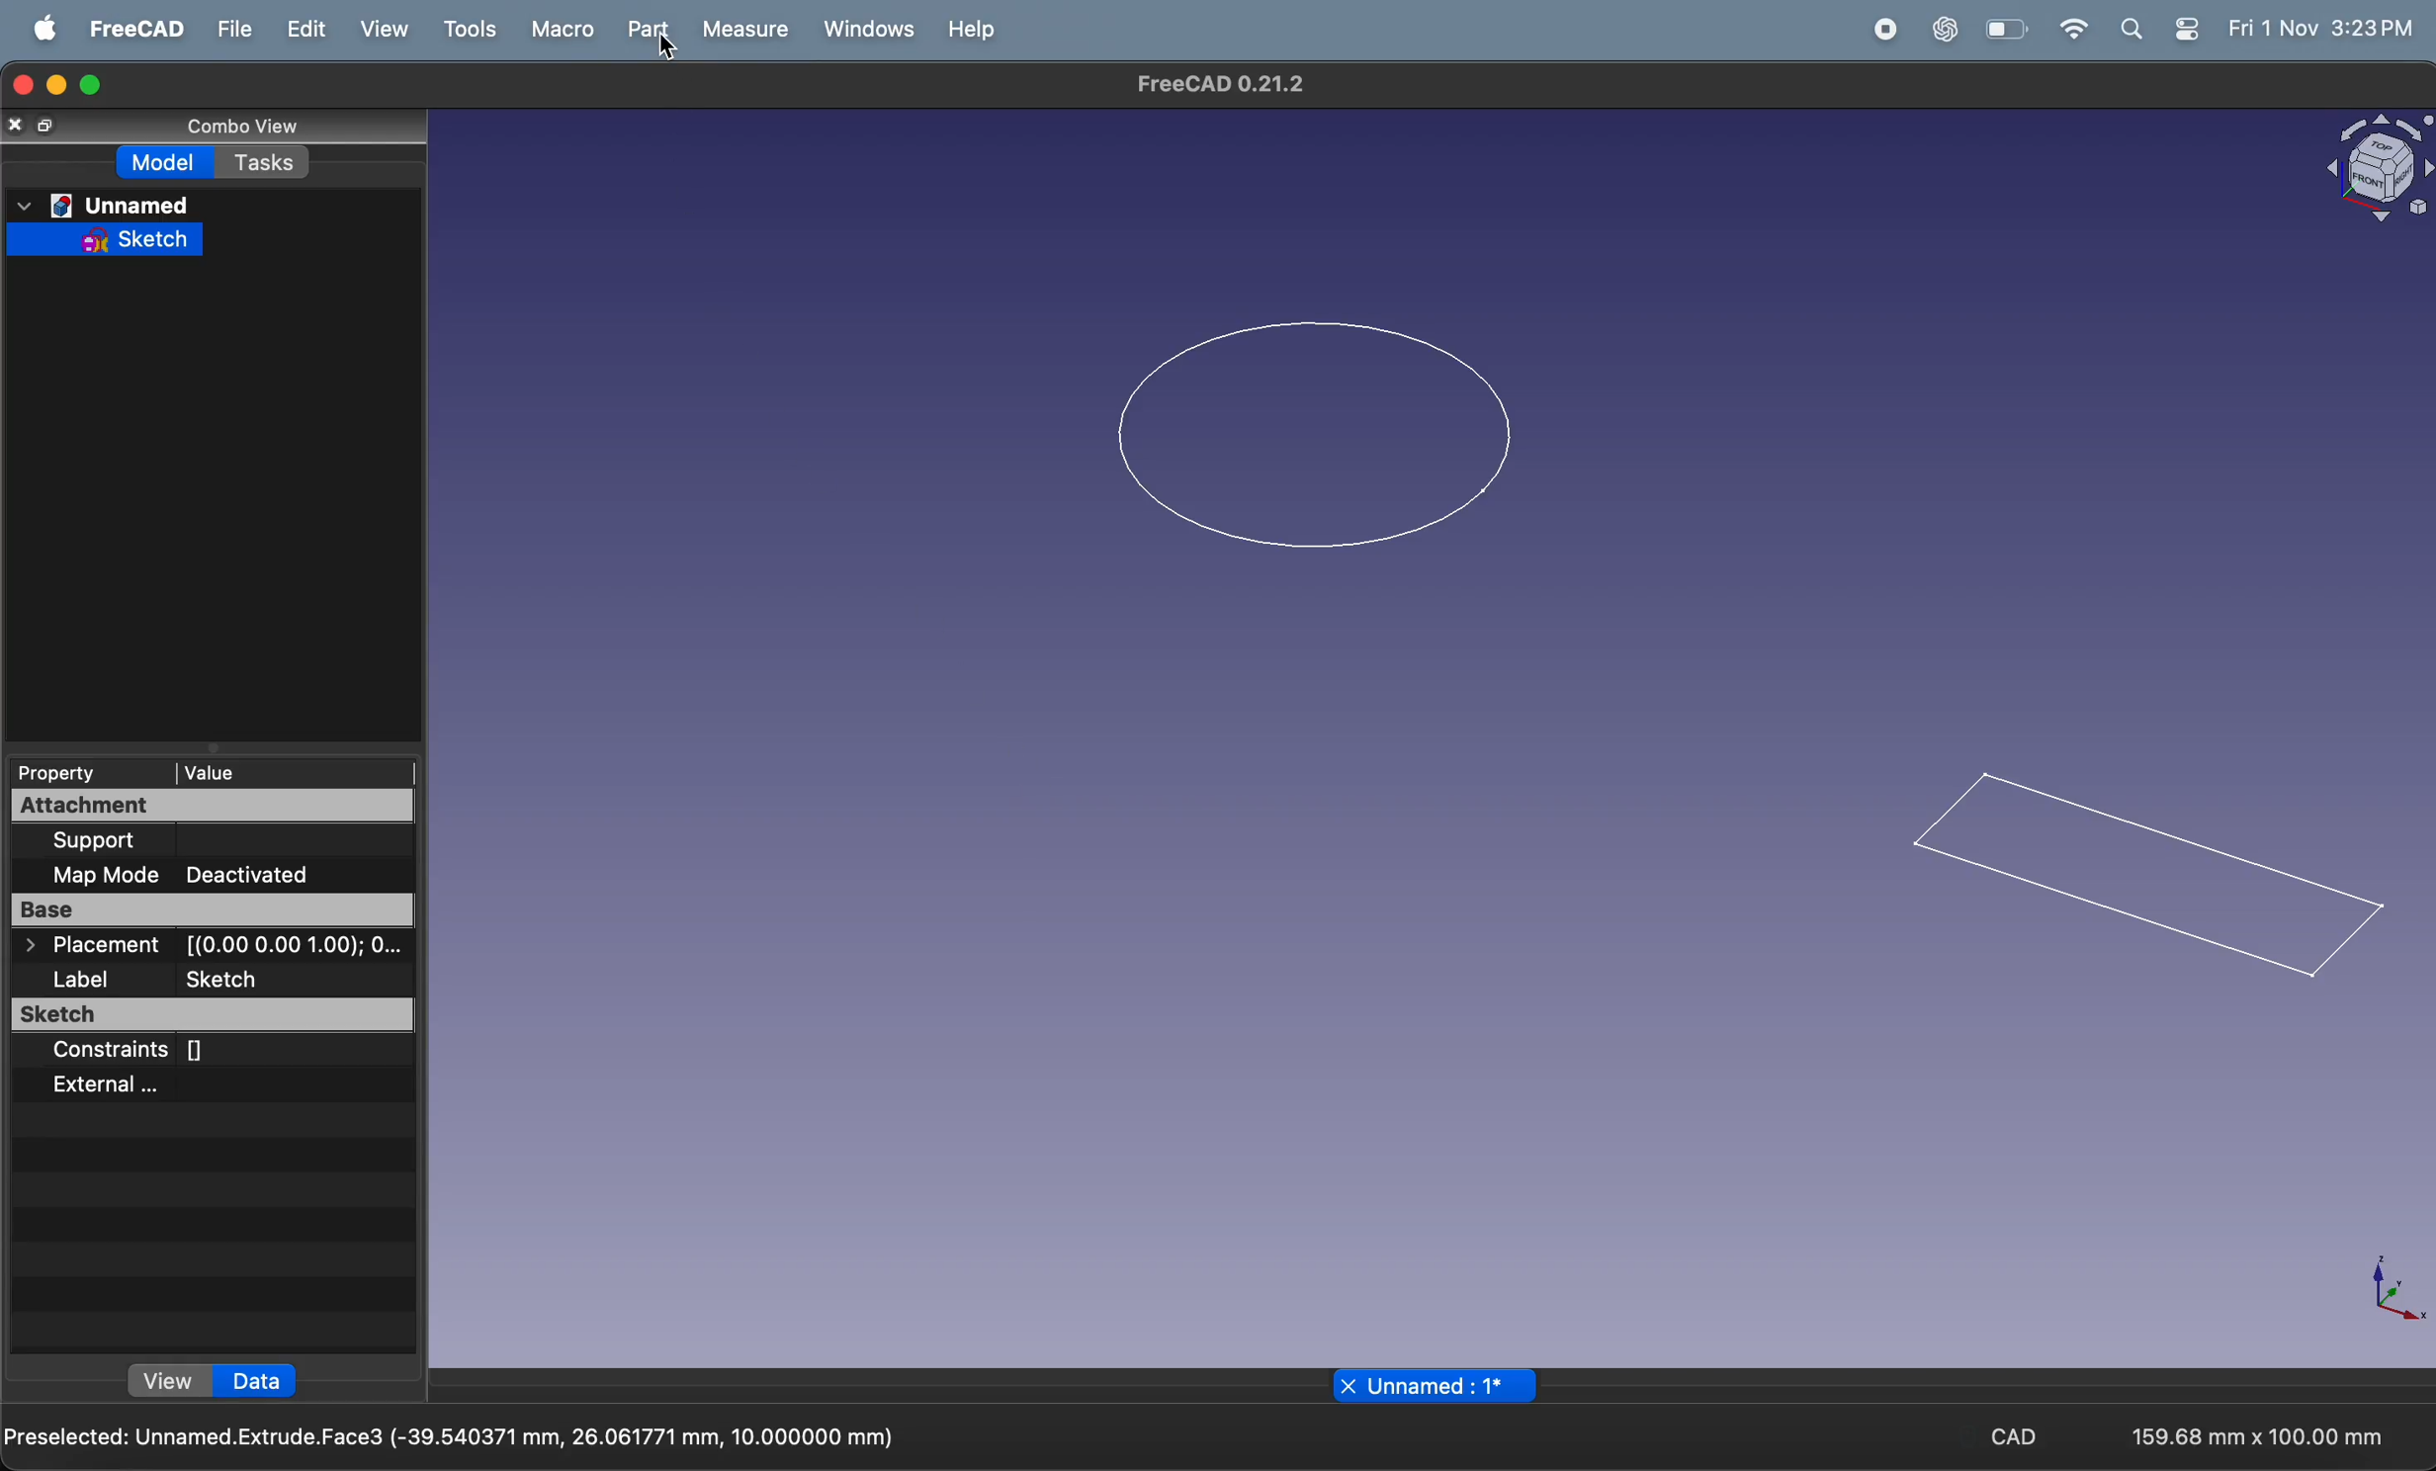  Describe the element at coordinates (104, 238) in the screenshot. I see `sketch` at that location.